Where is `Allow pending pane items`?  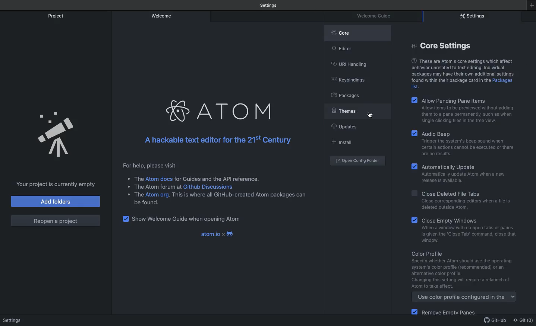
Allow pending pane items is located at coordinates (457, 100).